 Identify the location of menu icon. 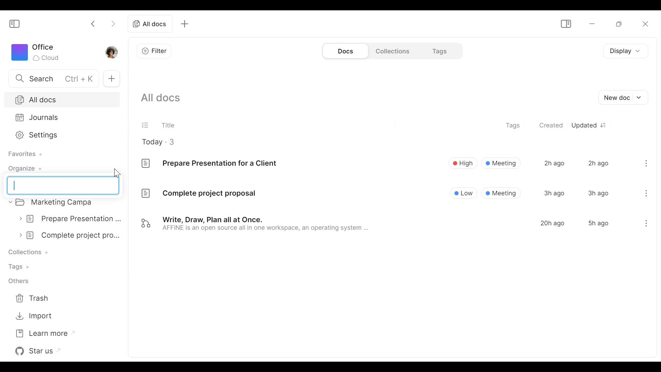
(647, 162).